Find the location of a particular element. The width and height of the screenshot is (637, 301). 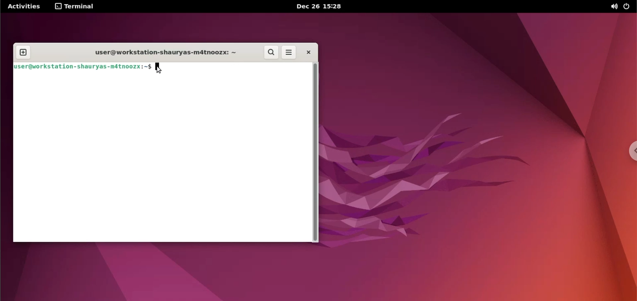

user@workstation-shauryas-m4tnoozx:~$ is located at coordinates (82, 67).